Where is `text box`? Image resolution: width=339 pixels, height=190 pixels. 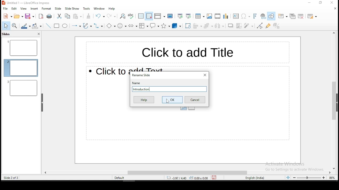
text box is located at coordinates (235, 16).